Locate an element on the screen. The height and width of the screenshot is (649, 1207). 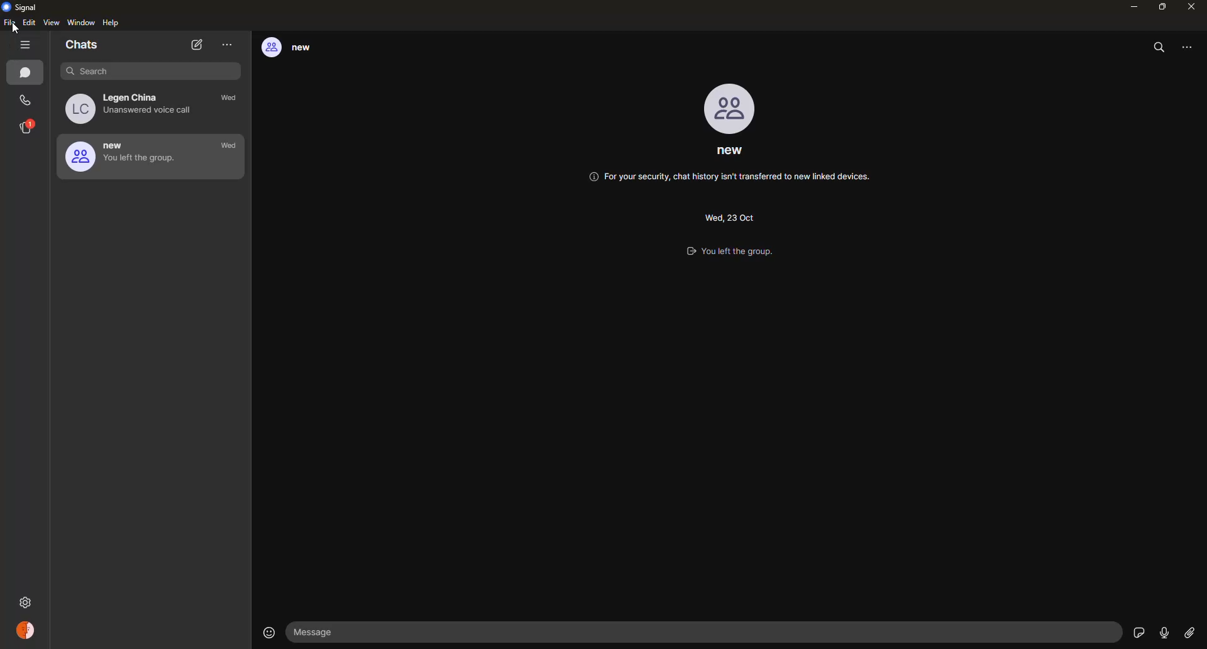
settings is located at coordinates (27, 600).